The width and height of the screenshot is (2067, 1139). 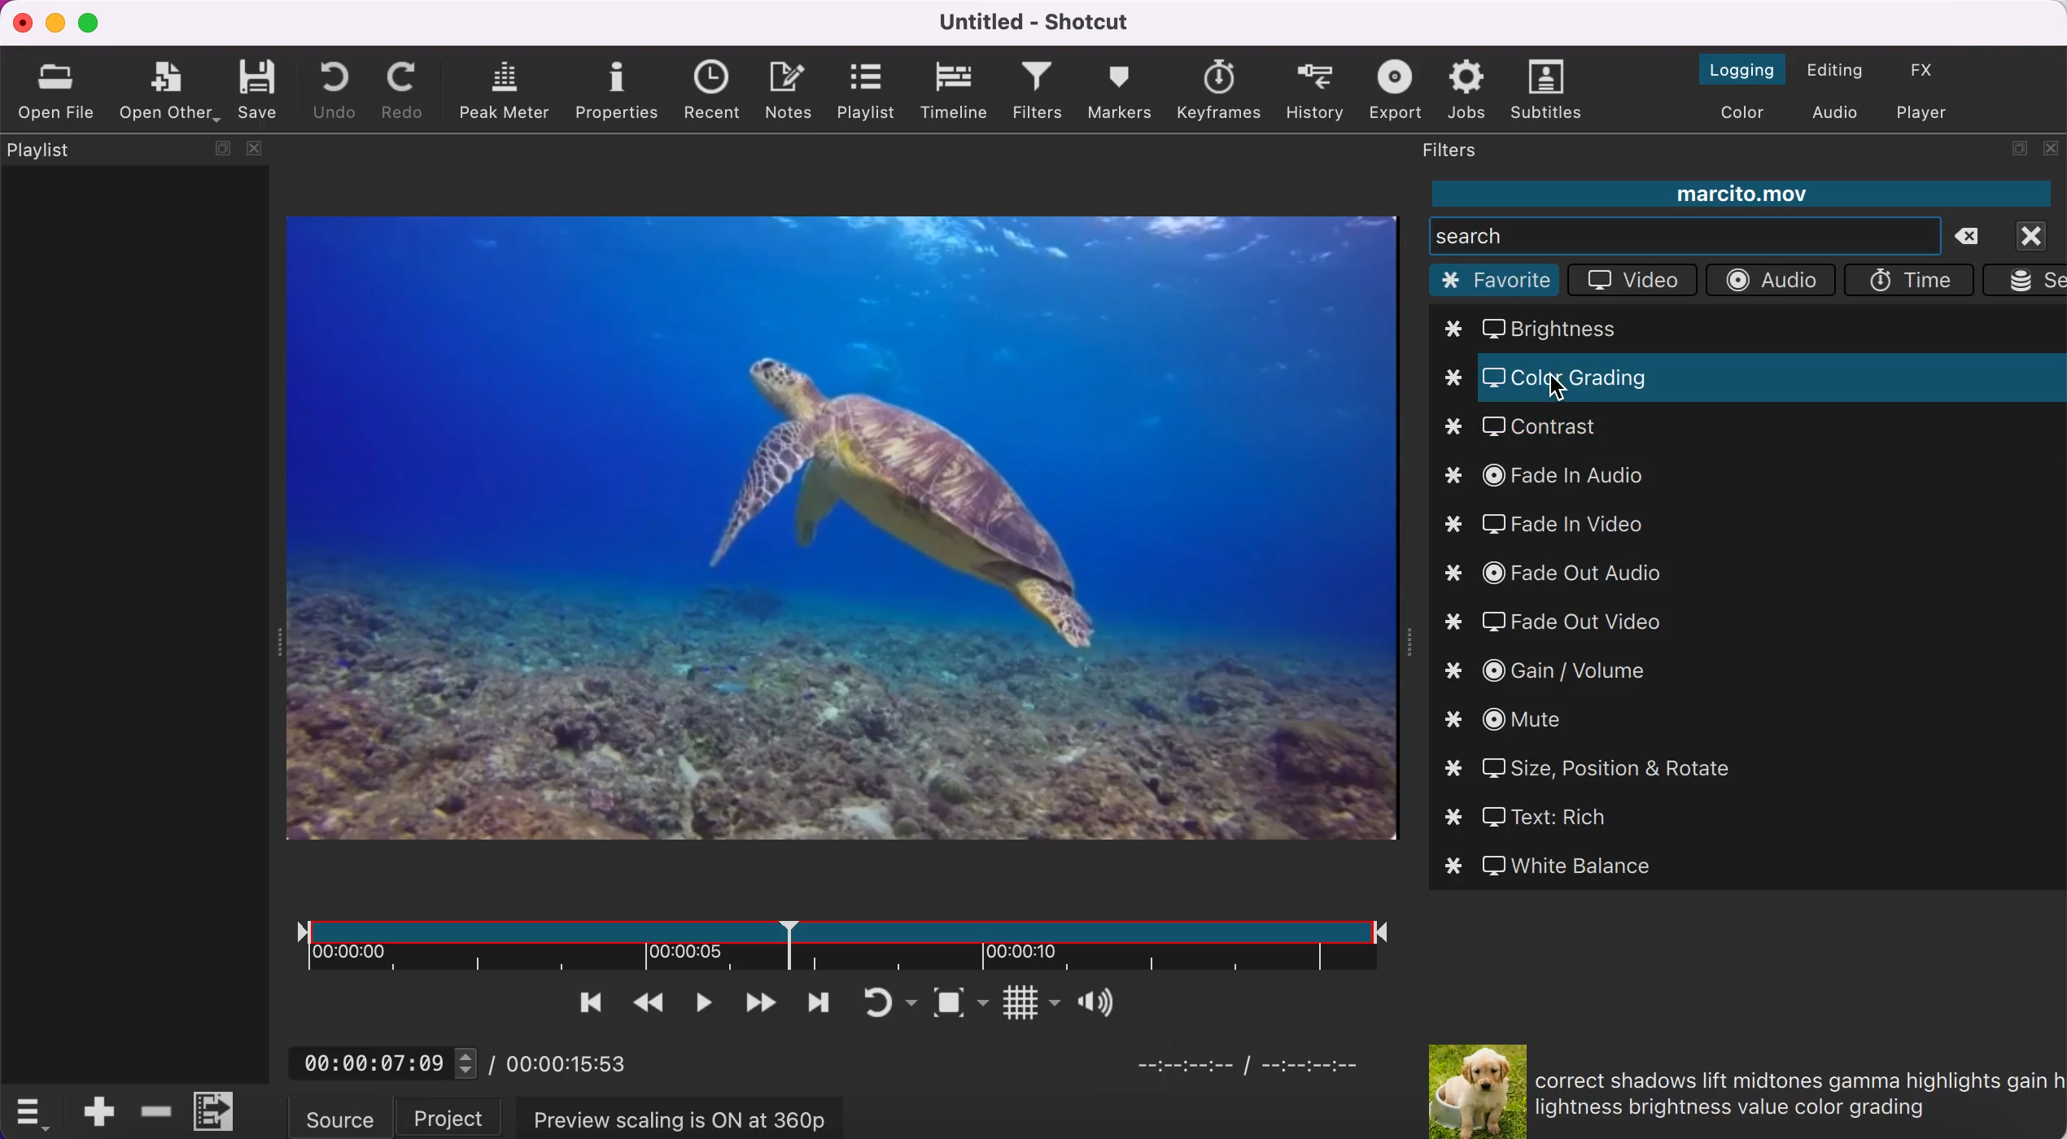 I want to click on favorite, so click(x=1496, y=279).